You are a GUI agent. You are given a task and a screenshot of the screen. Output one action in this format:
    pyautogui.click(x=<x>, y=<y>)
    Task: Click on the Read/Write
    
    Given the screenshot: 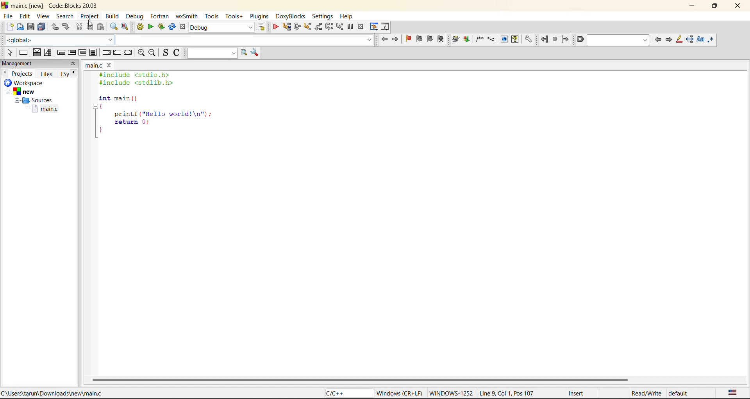 What is the action you would take?
    pyautogui.click(x=646, y=394)
    